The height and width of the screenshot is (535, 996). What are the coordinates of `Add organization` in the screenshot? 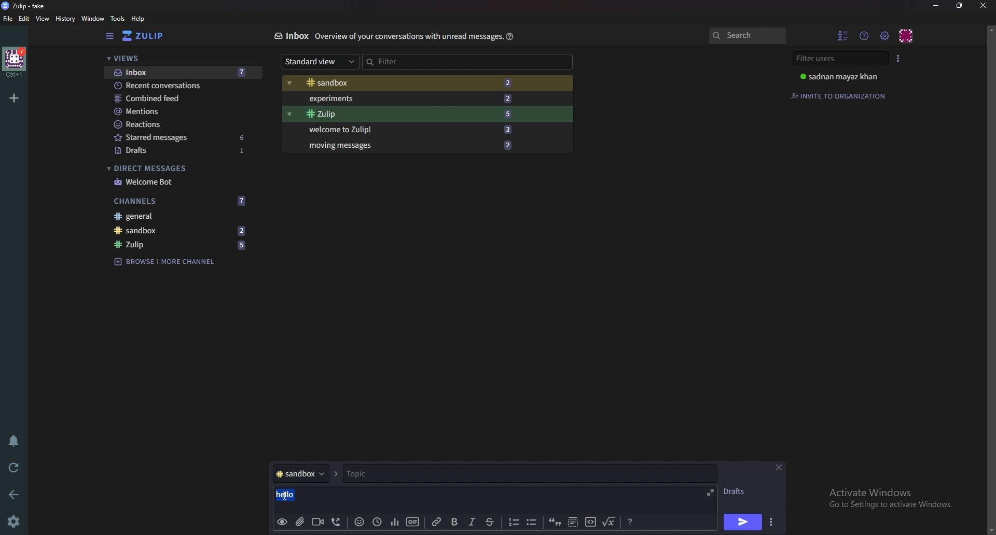 It's located at (15, 98).